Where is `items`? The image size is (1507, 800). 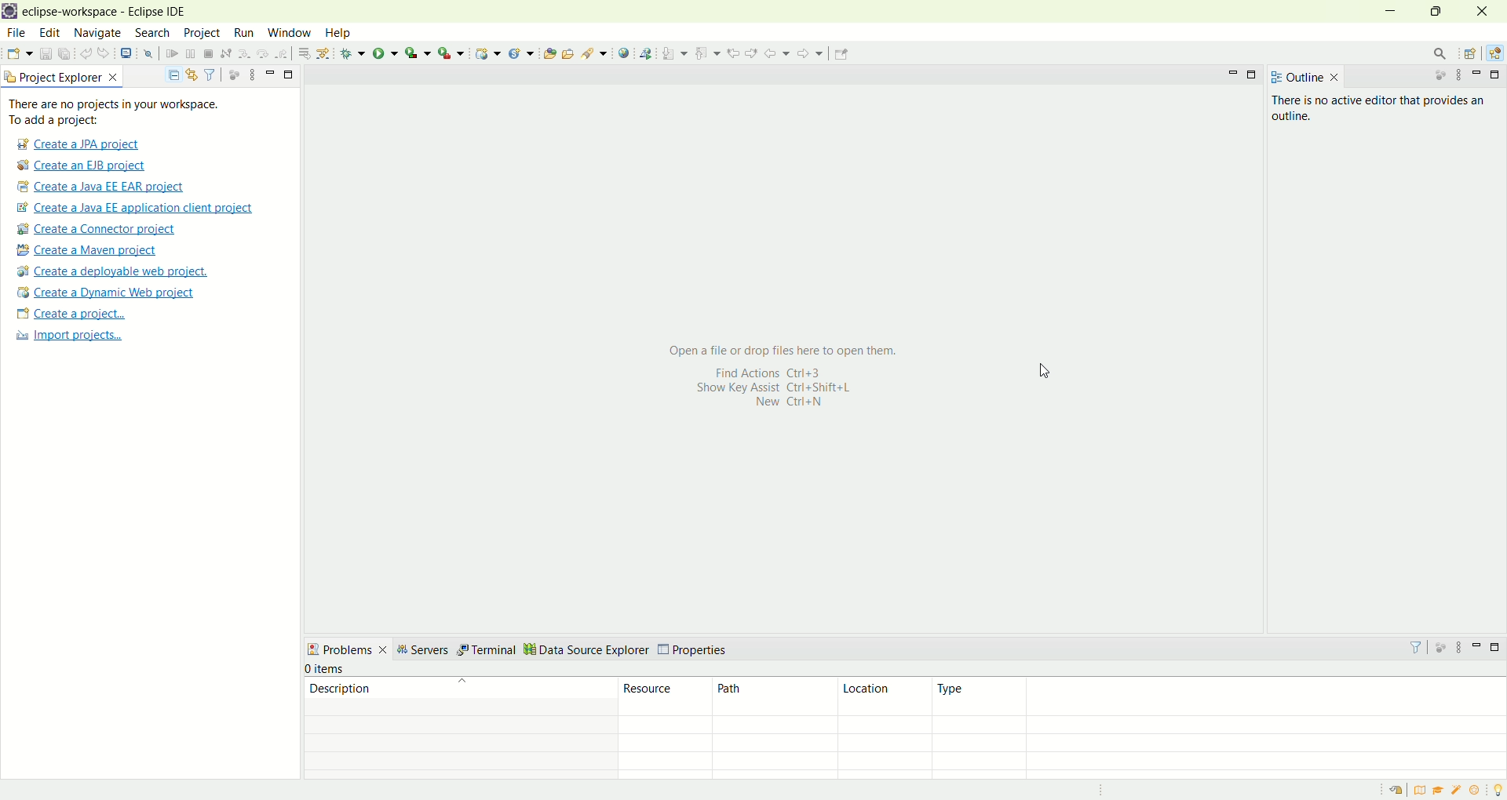 items is located at coordinates (326, 668).